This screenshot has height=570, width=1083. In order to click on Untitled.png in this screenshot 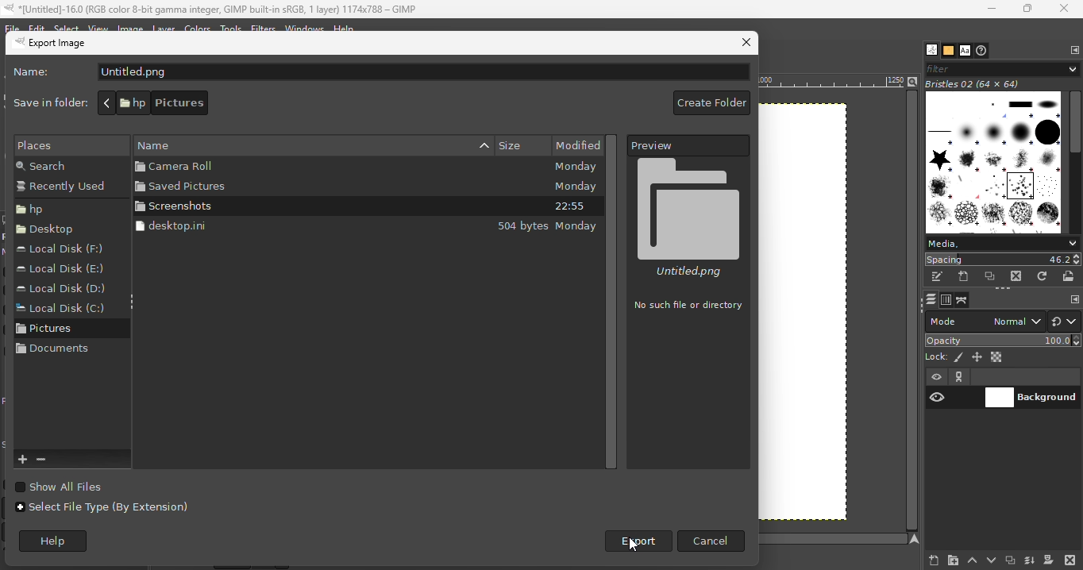, I will do `click(690, 218)`.